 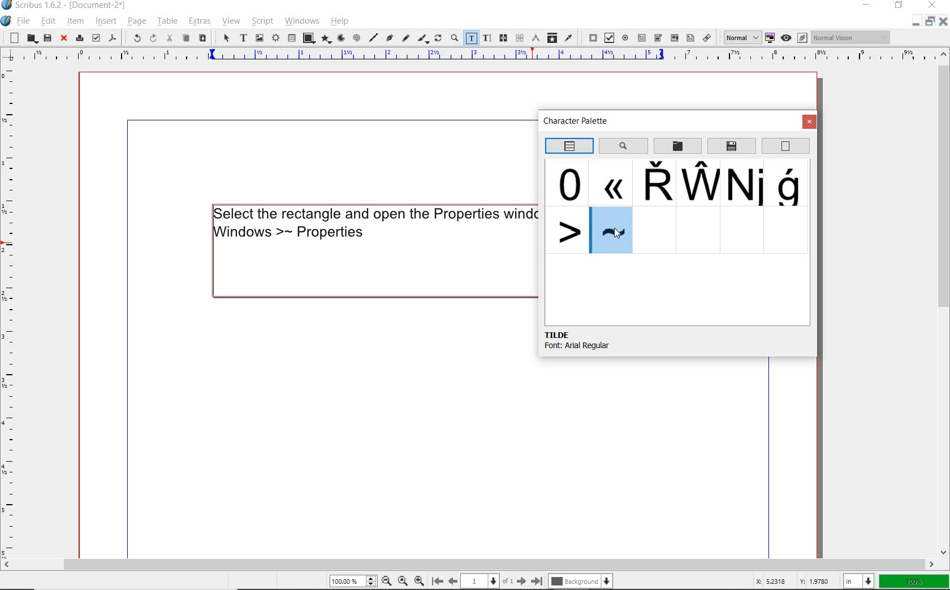 What do you see at coordinates (352, 581) in the screenshot?
I see `100.00%` at bounding box center [352, 581].